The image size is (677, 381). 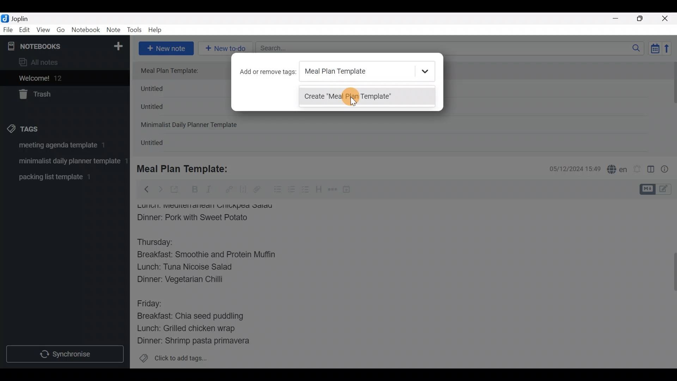 What do you see at coordinates (207, 256) in the screenshot?
I see `Breakfast: Smoothie and Protein Muffin` at bounding box center [207, 256].